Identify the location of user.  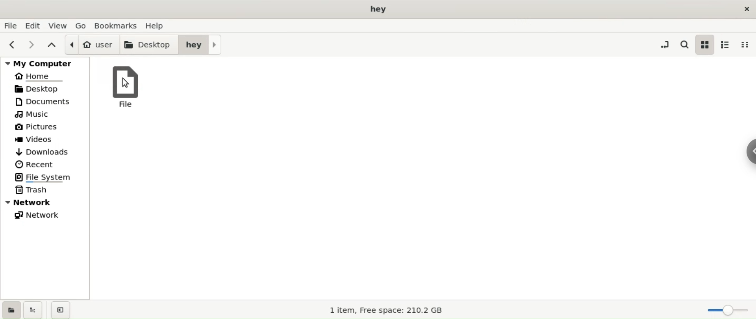
(91, 44).